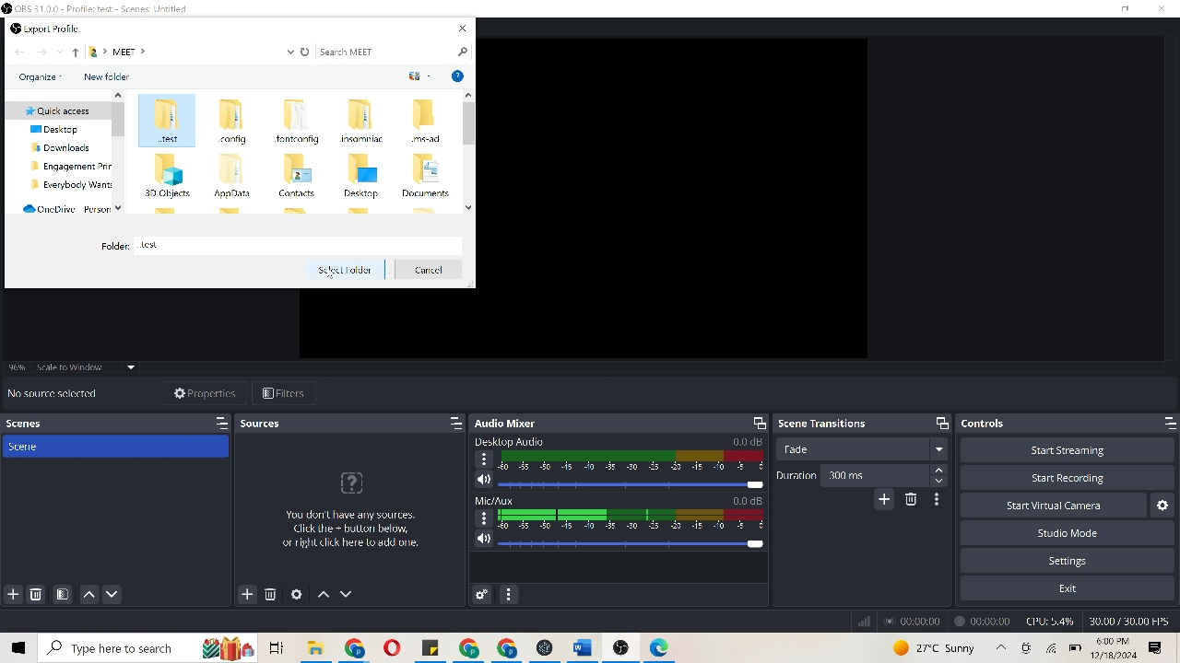  What do you see at coordinates (1162, 9) in the screenshot?
I see `close` at bounding box center [1162, 9].